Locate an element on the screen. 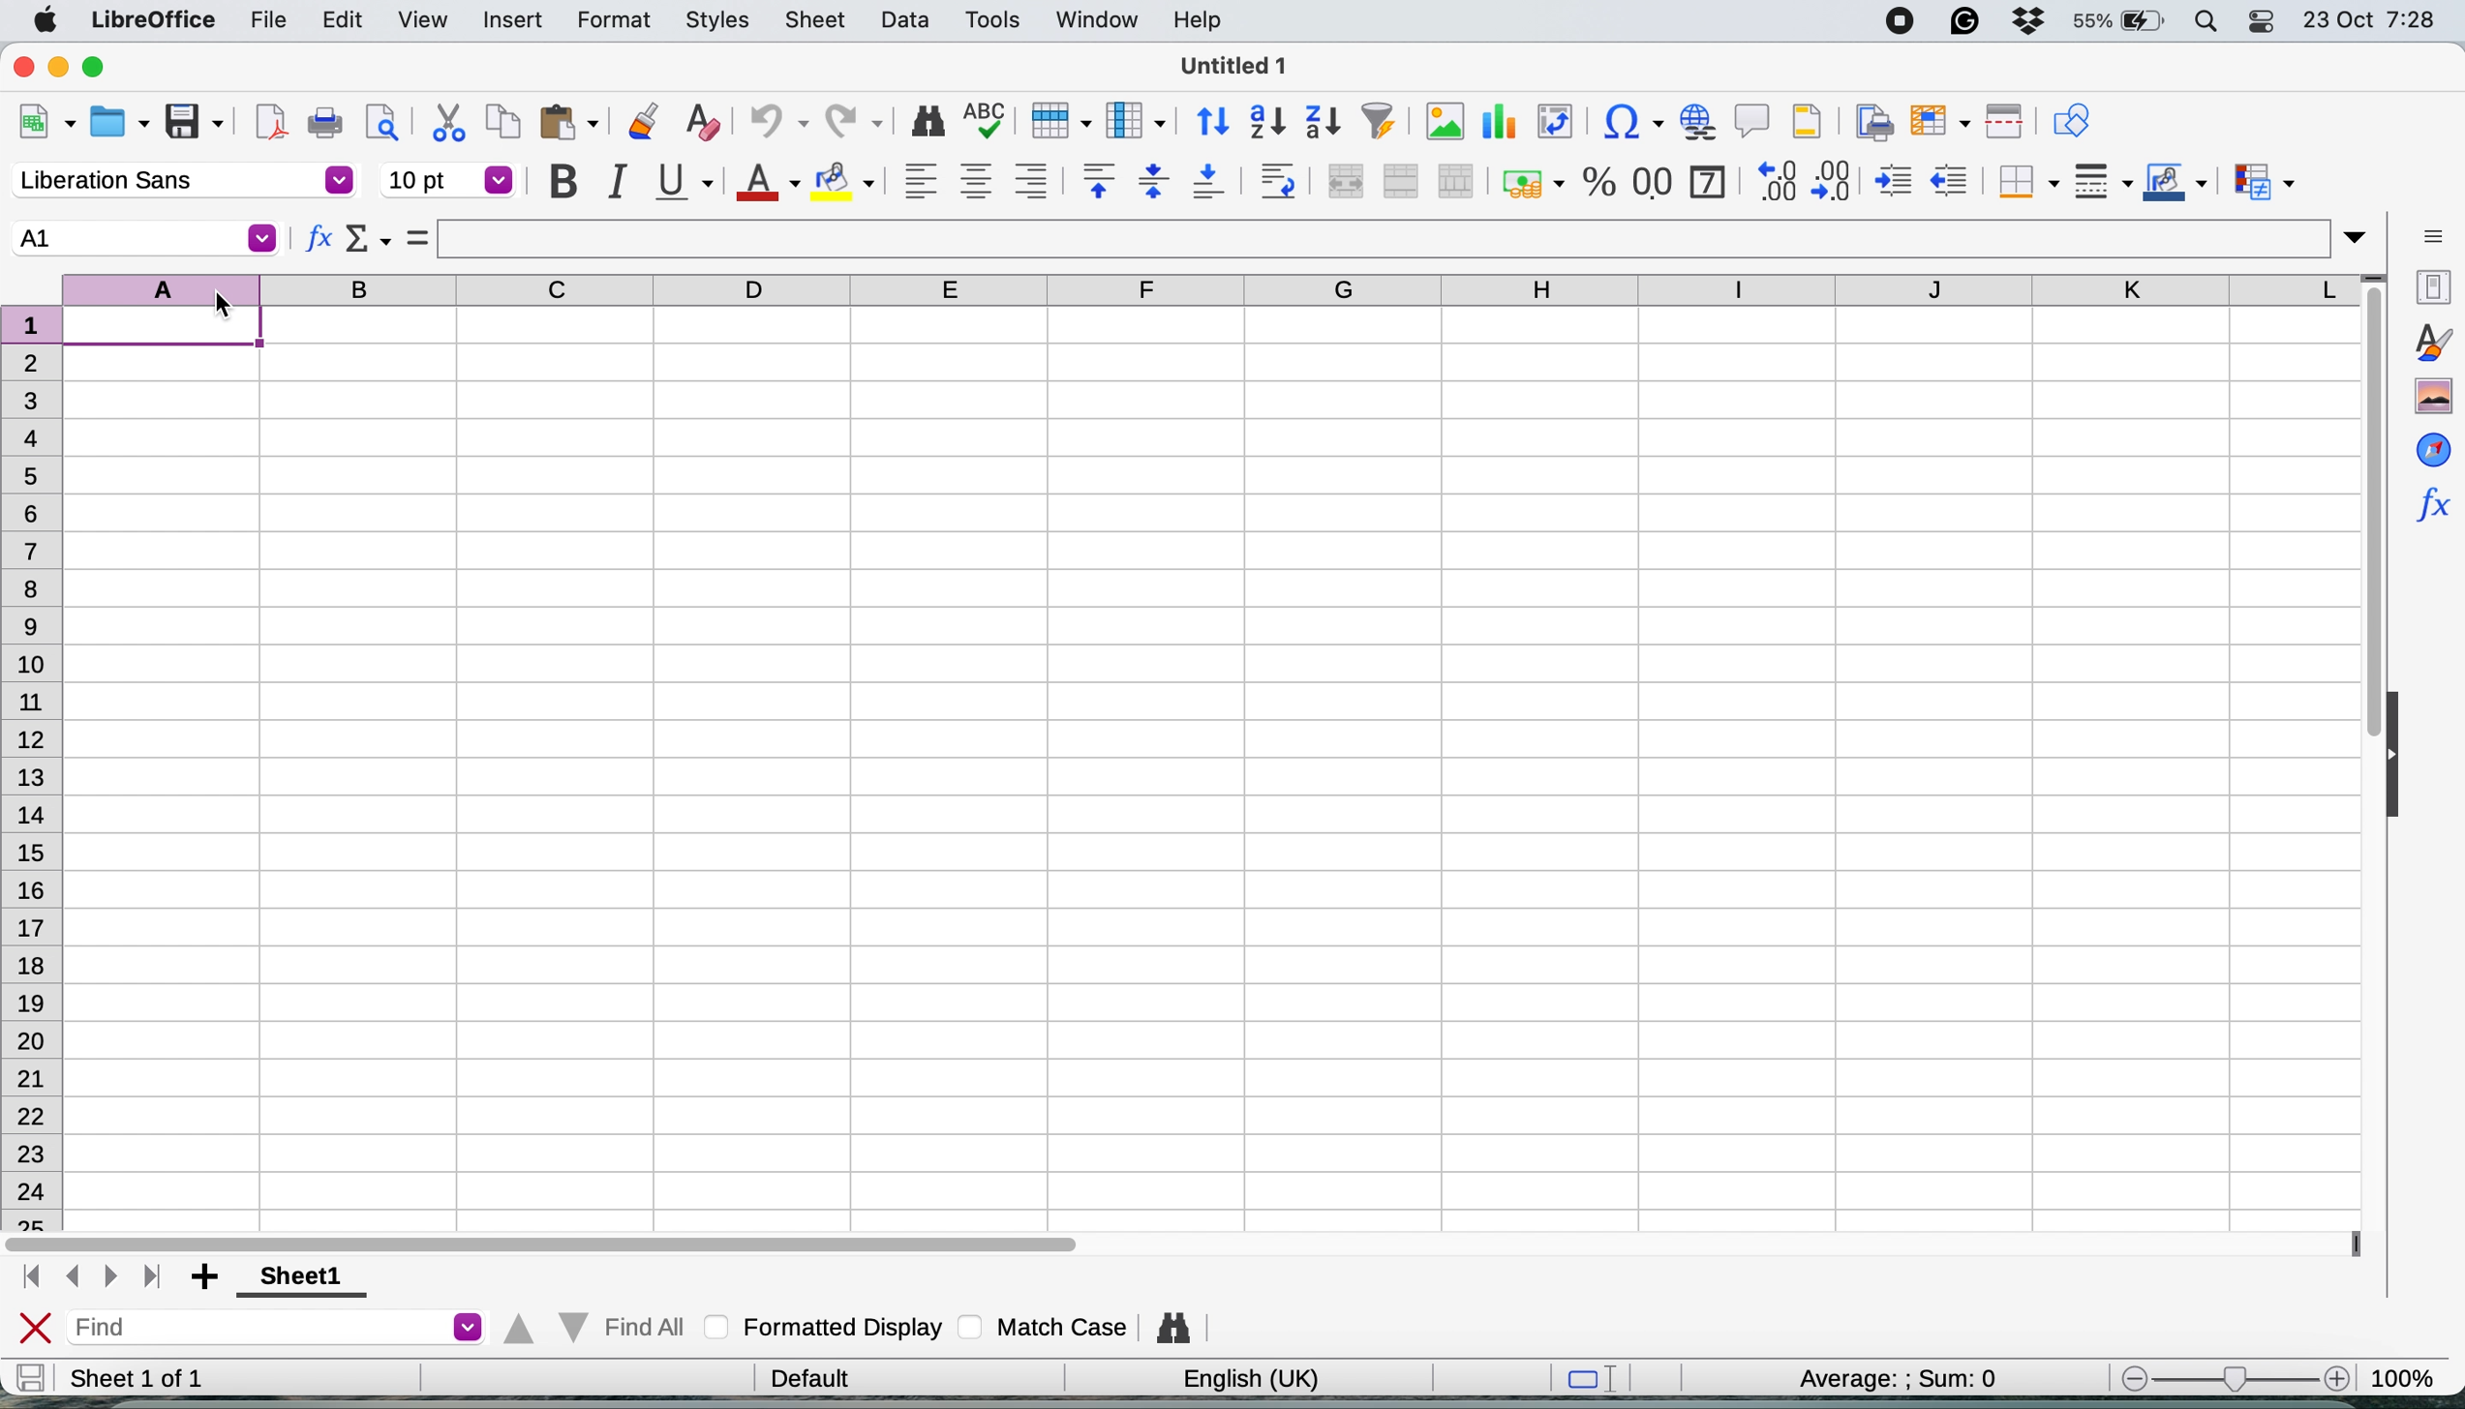 The image size is (2465, 1409). system logo is located at coordinates (45, 19).